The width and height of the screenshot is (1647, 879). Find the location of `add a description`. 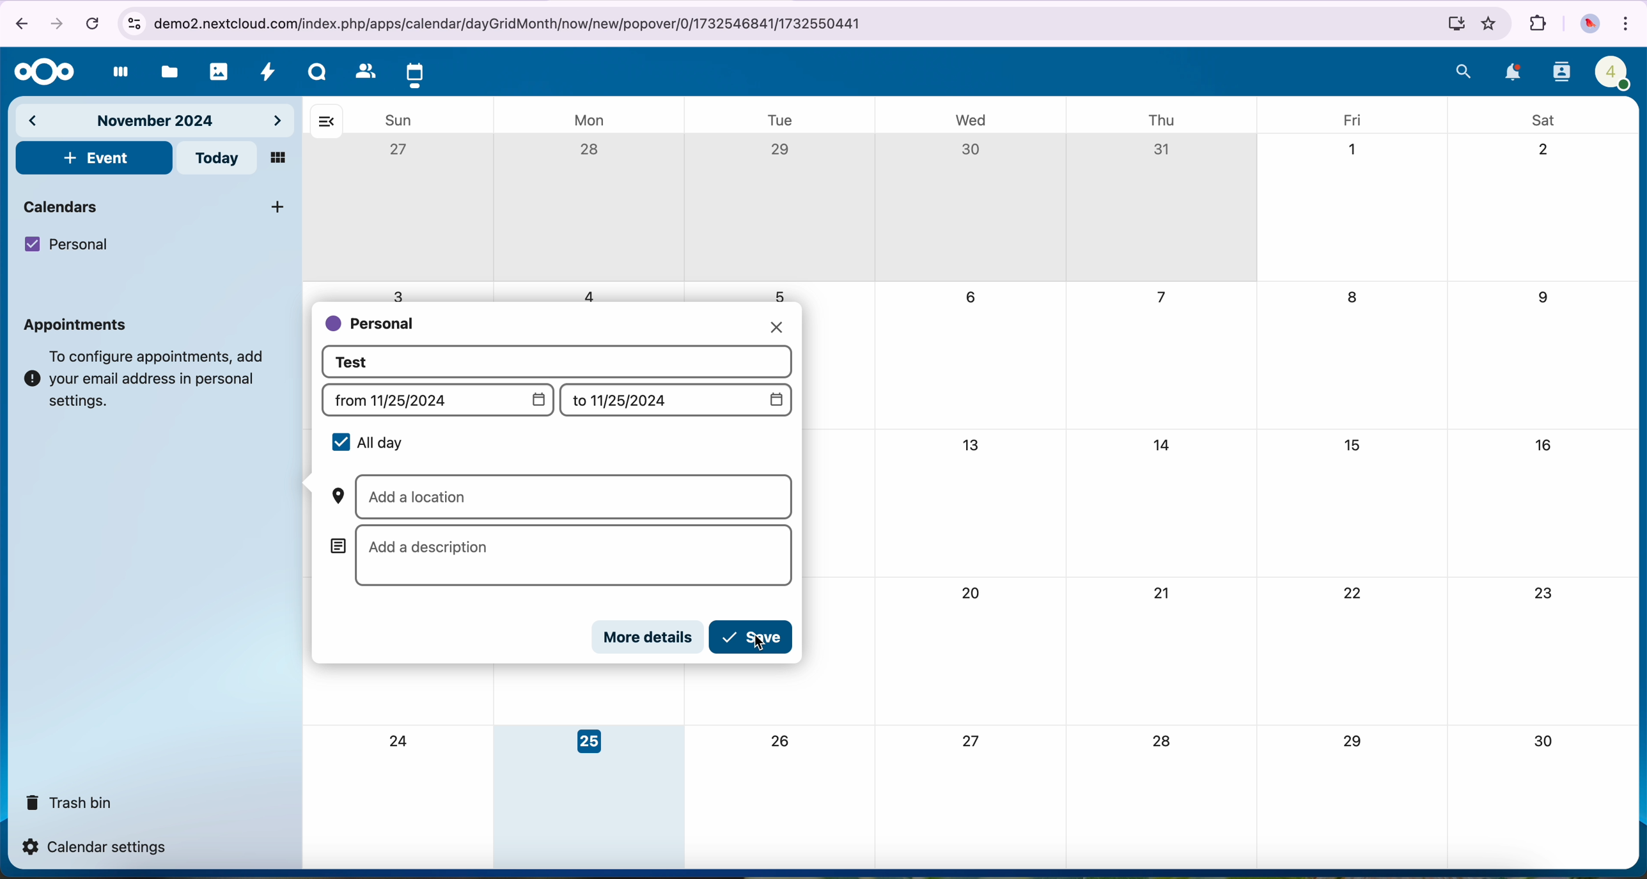

add a description is located at coordinates (562, 556).